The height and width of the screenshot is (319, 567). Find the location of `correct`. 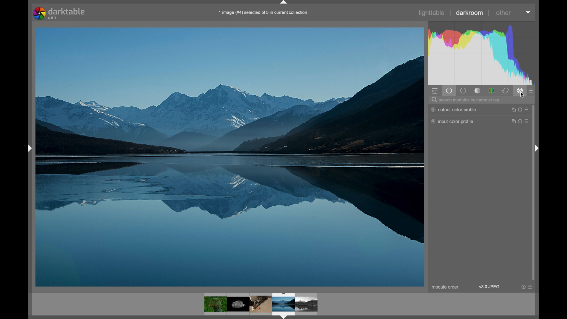

correct is located at coordinates (505, 91).